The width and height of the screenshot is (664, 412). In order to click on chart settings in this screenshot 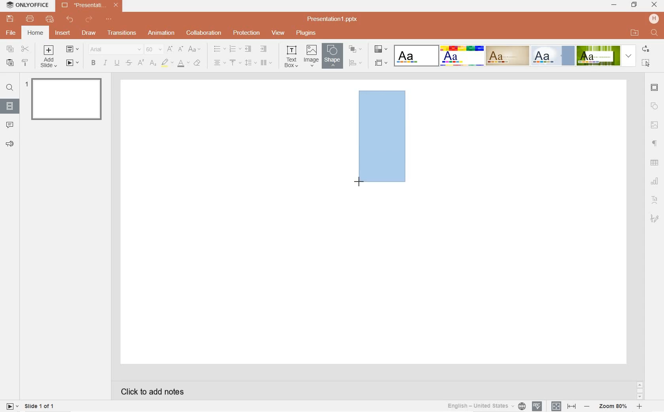, I will do `click(655, 181)`.